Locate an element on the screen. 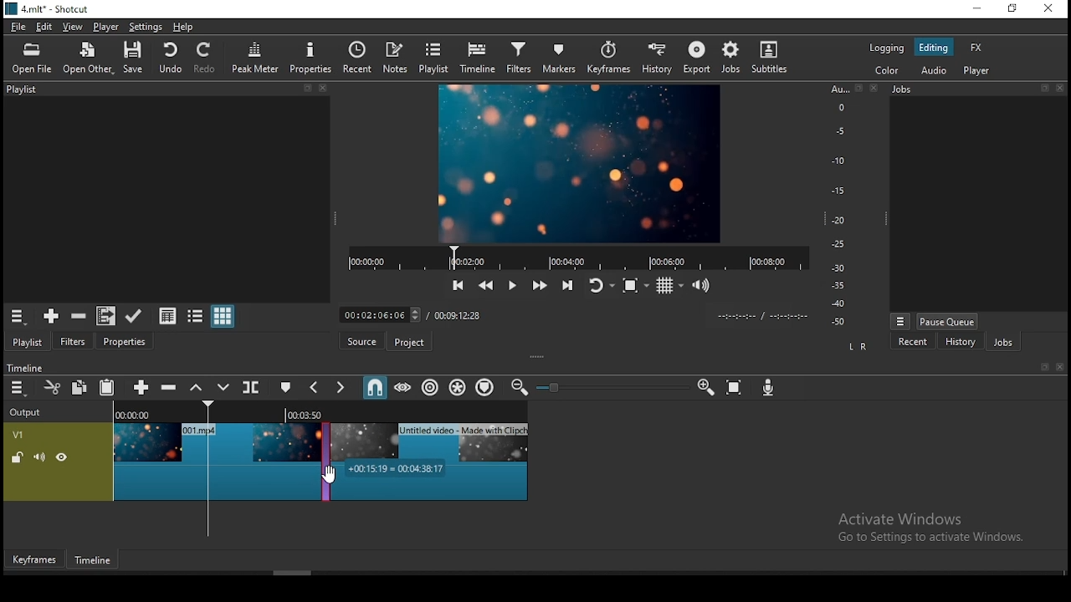  mouse pointer is located at coordinates (331, 477).